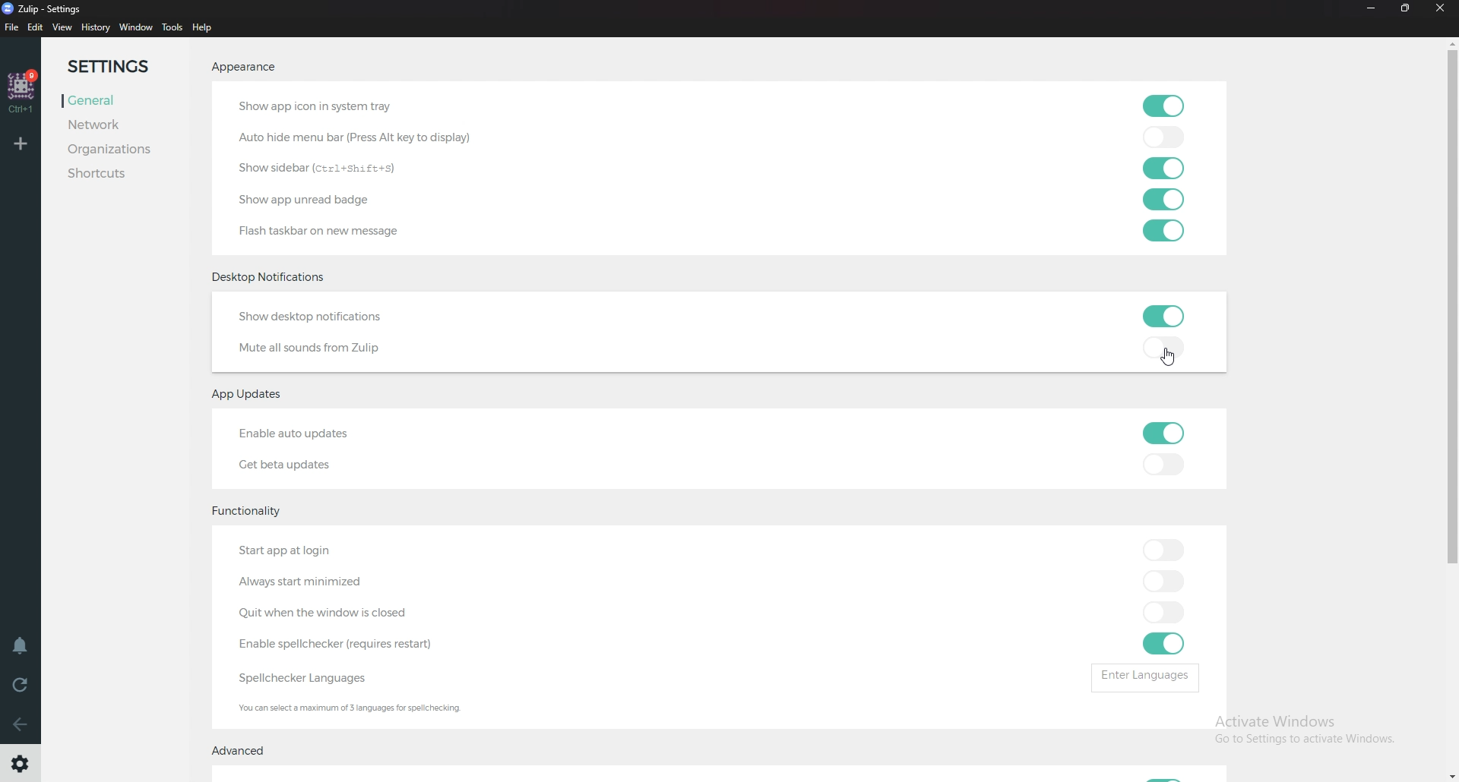 The width and height of the screenshot is (1459, 782). I want to click on Show desktop notifications, so click(339, 315).